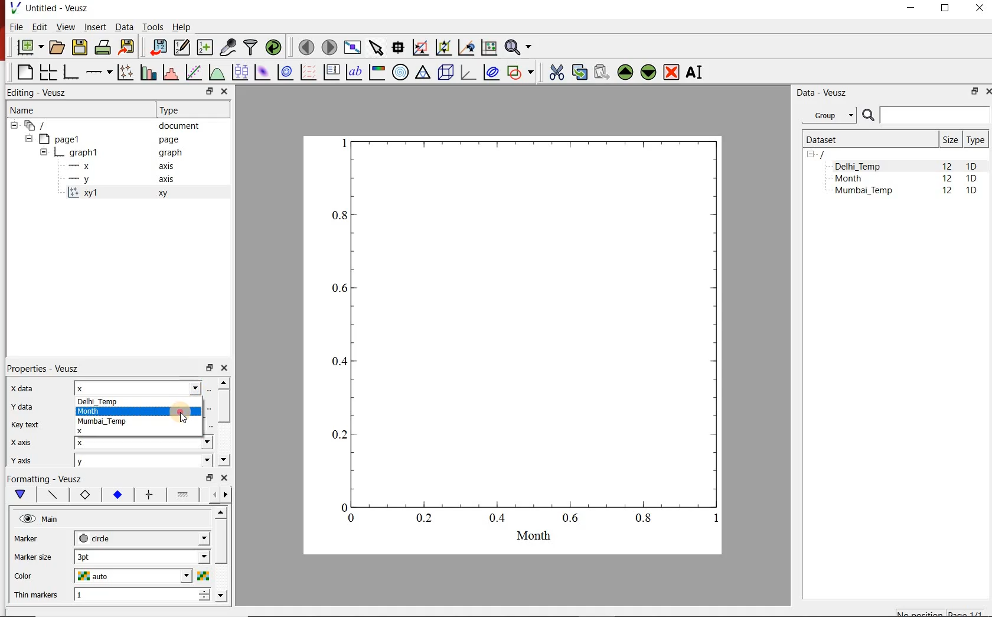  Describe the element at coordinates (143, 462) in the screenshot. I see `y` at that location.